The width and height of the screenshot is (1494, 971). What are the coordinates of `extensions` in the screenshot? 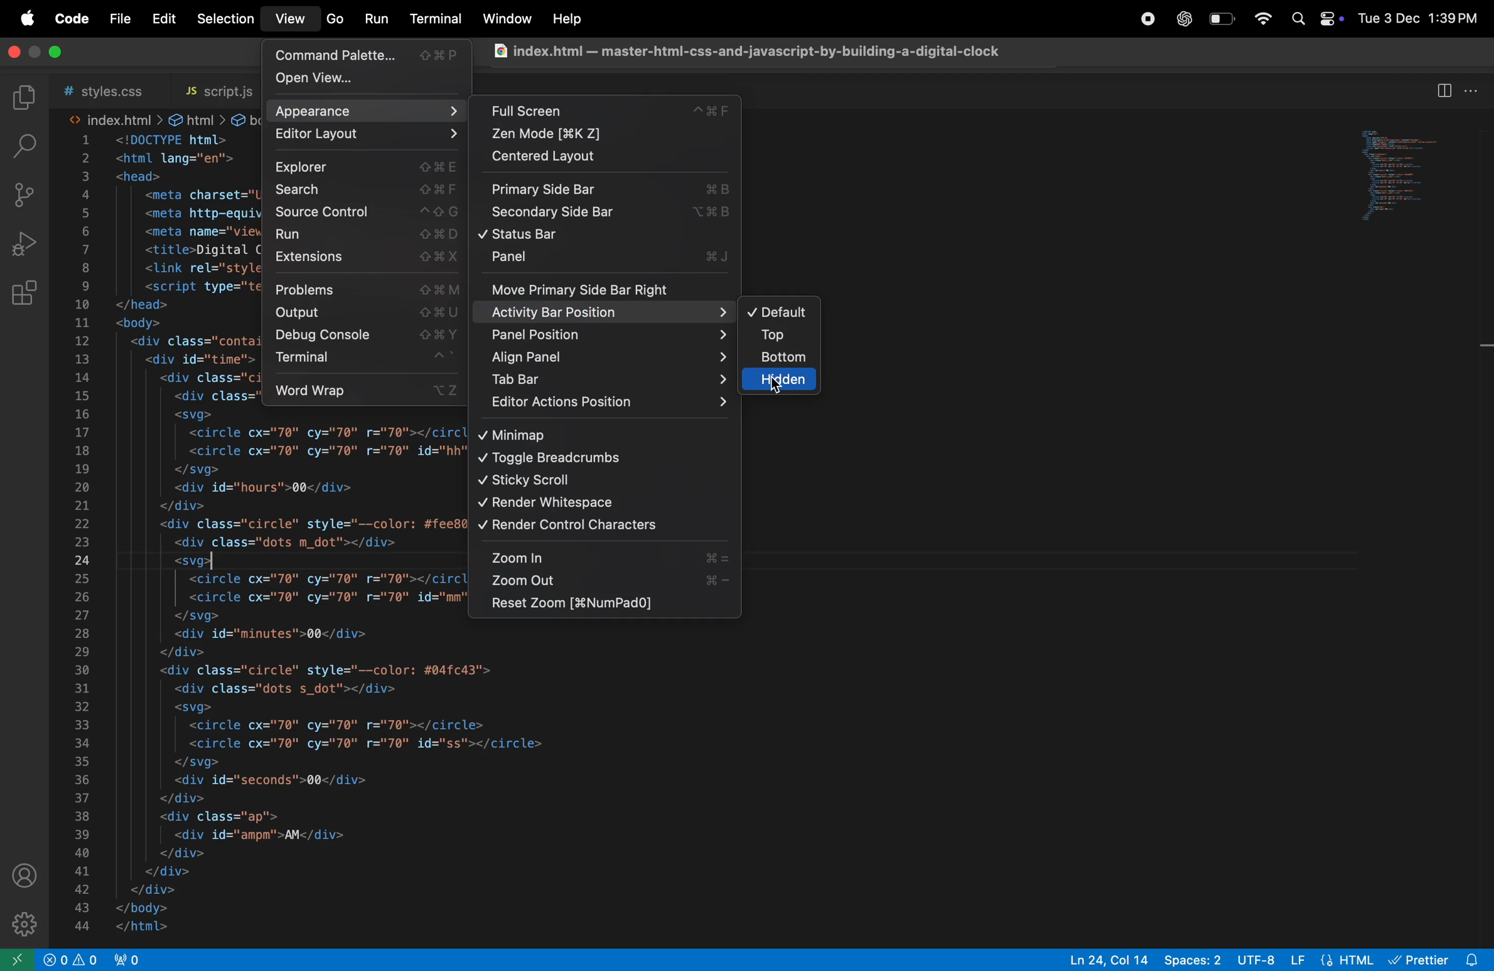 It's located at (365, 258).